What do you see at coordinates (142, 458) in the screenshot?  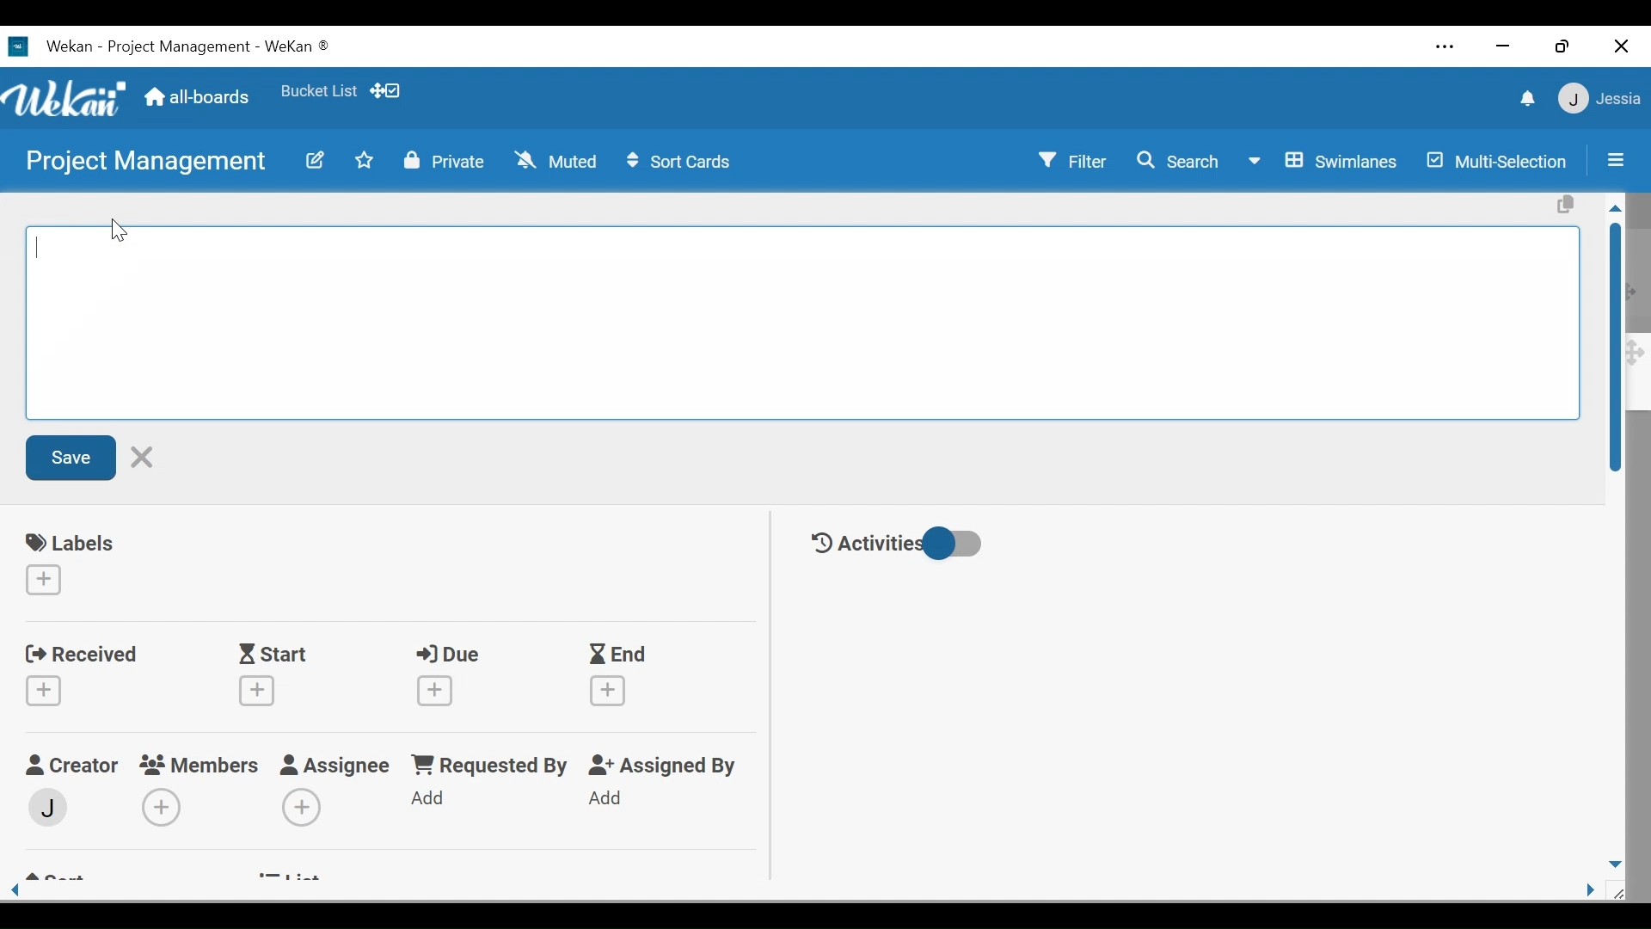 I see `Cancel` at bounding box center [142, 458].